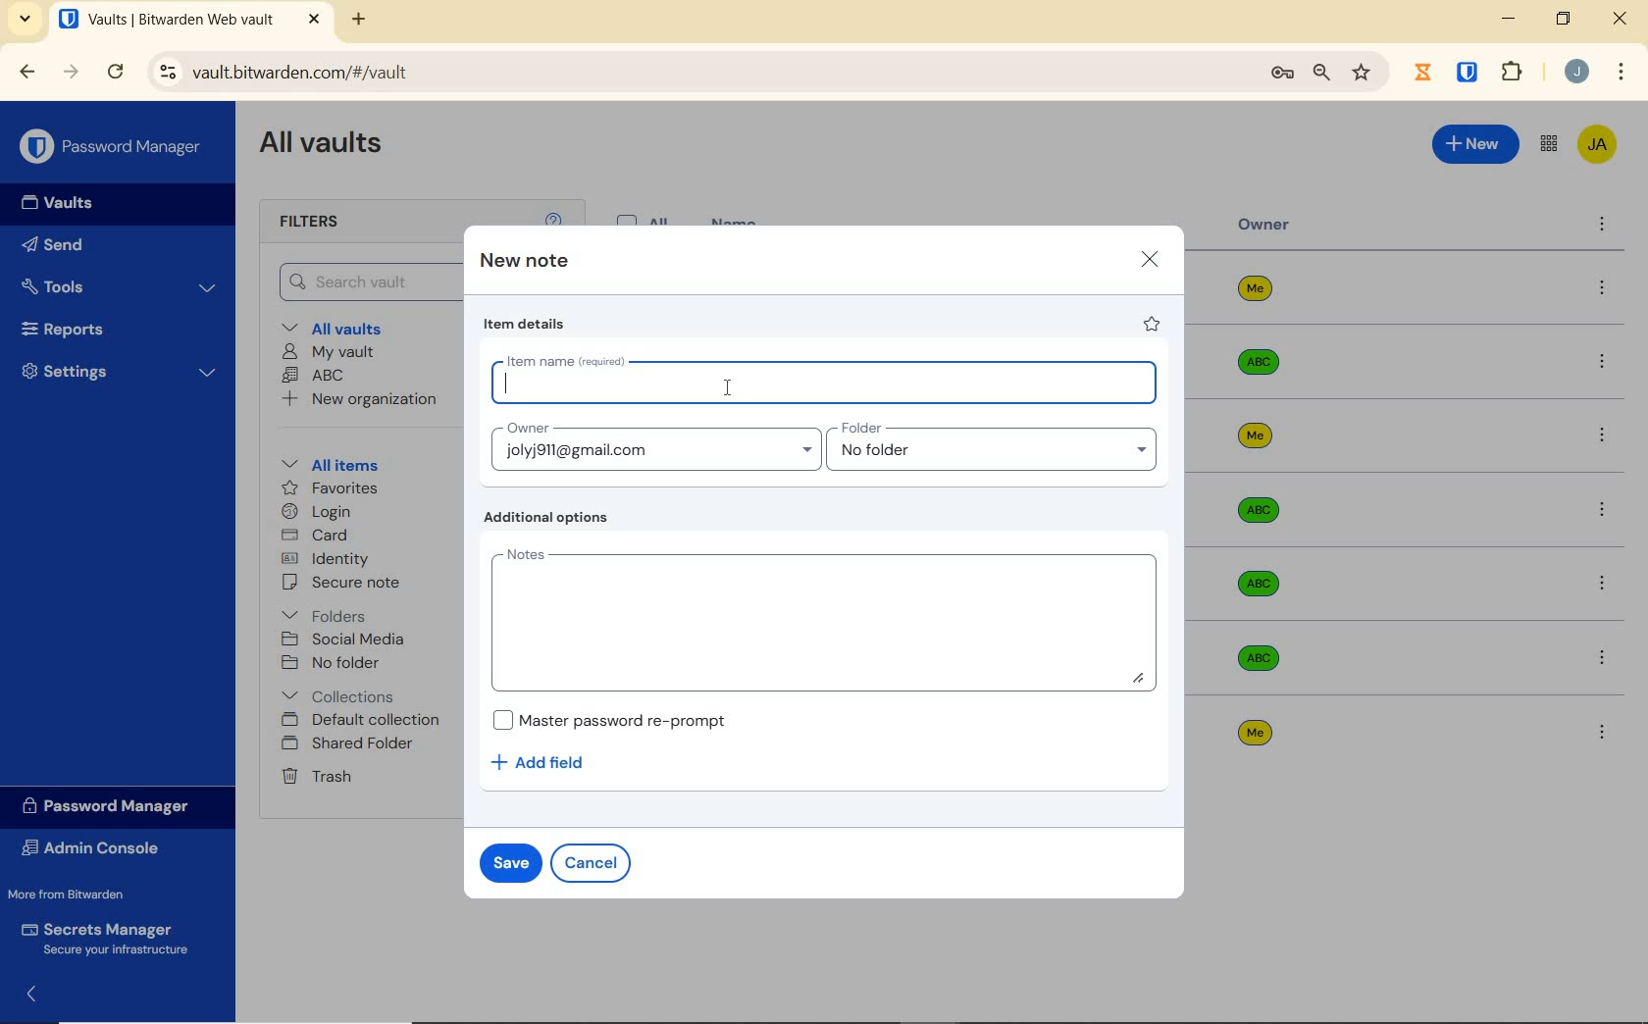 The height and width of the screenshot is (1024, 1648). Describe the element at coordinates (86, 895) in the screenshot. I see `More from Bitwarden` at that location.